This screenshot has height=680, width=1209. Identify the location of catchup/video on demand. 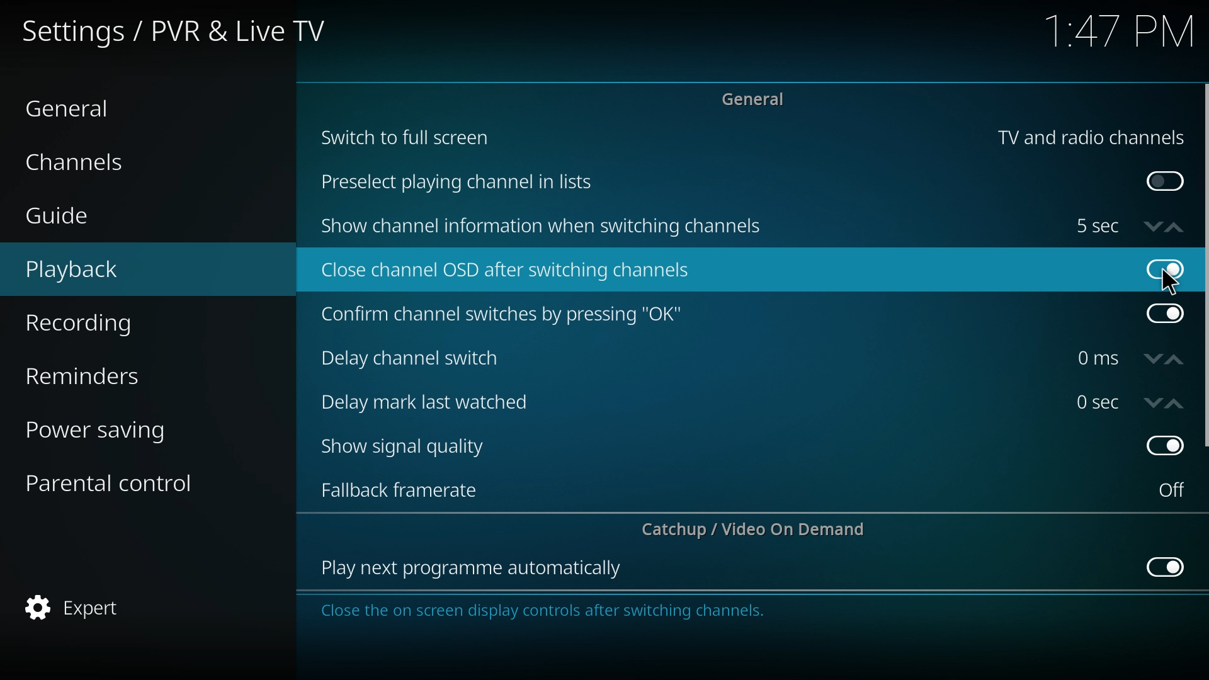
(760, 529).